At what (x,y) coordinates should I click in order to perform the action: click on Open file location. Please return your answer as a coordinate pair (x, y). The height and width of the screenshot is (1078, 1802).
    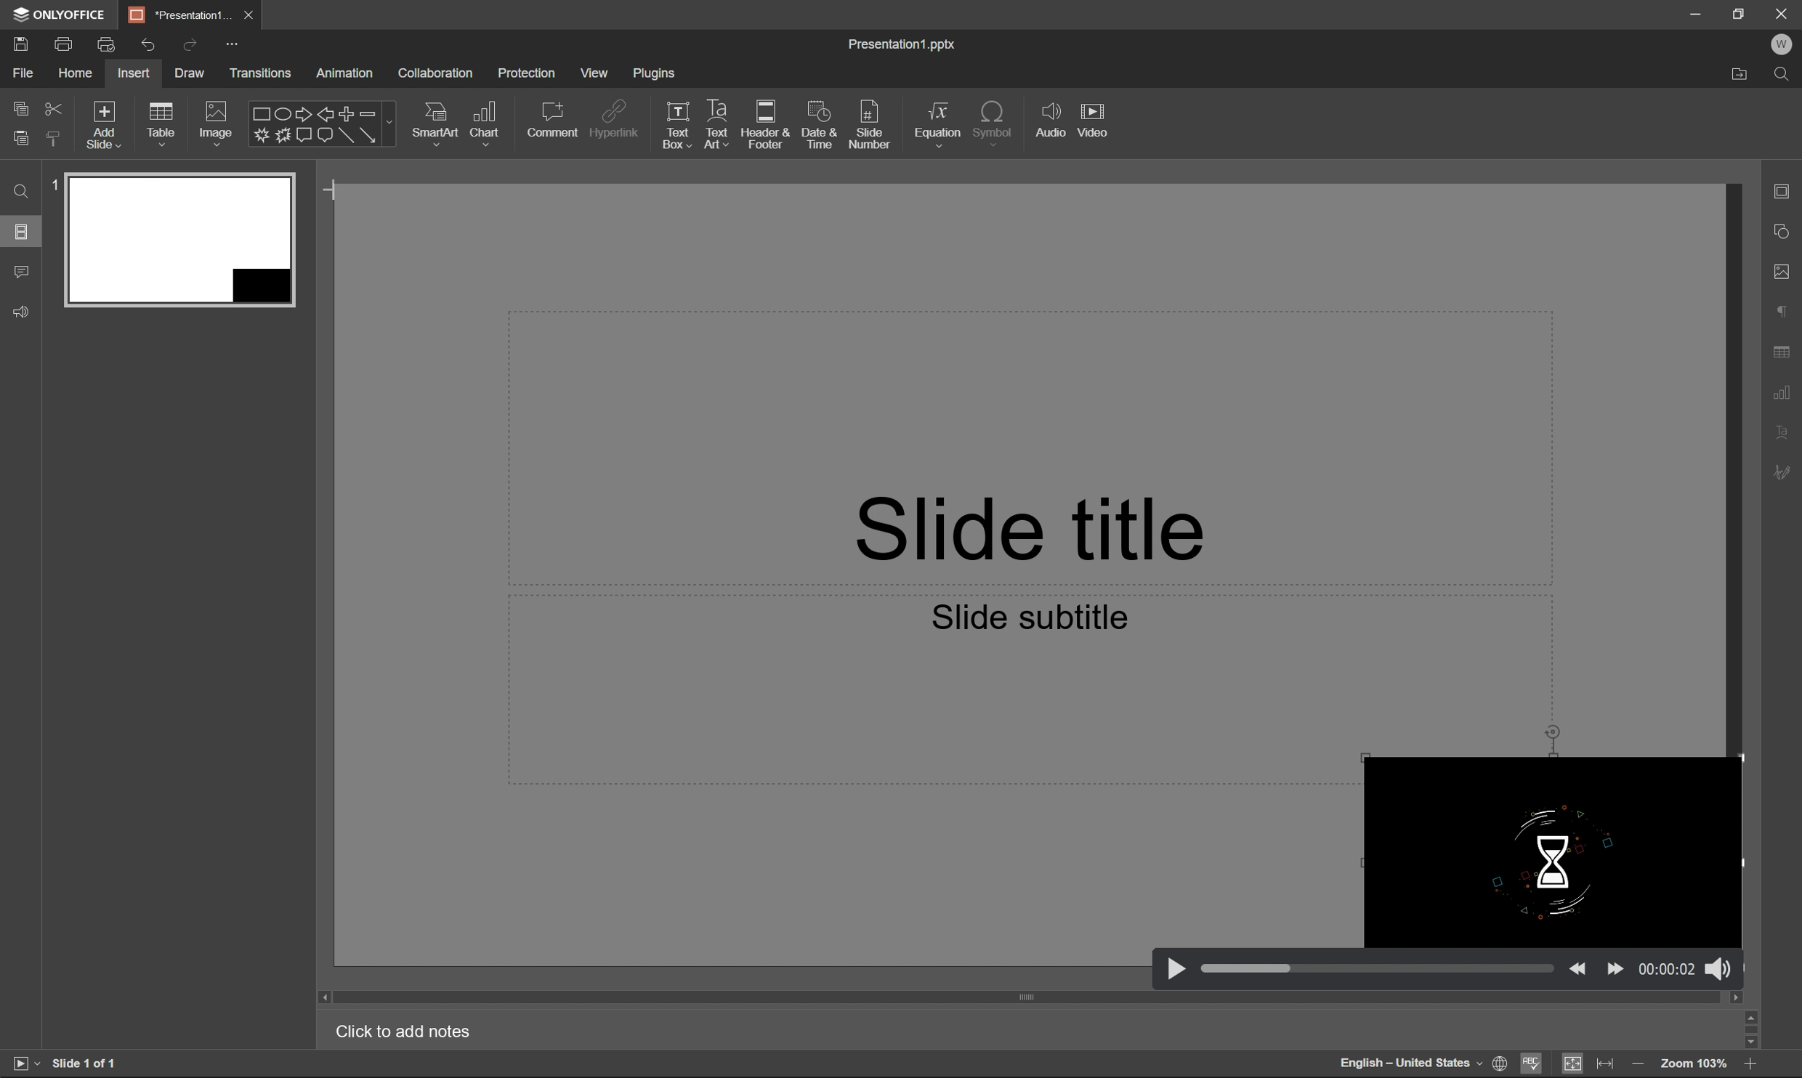
    Looking at the image, I should click on (1744, 74).